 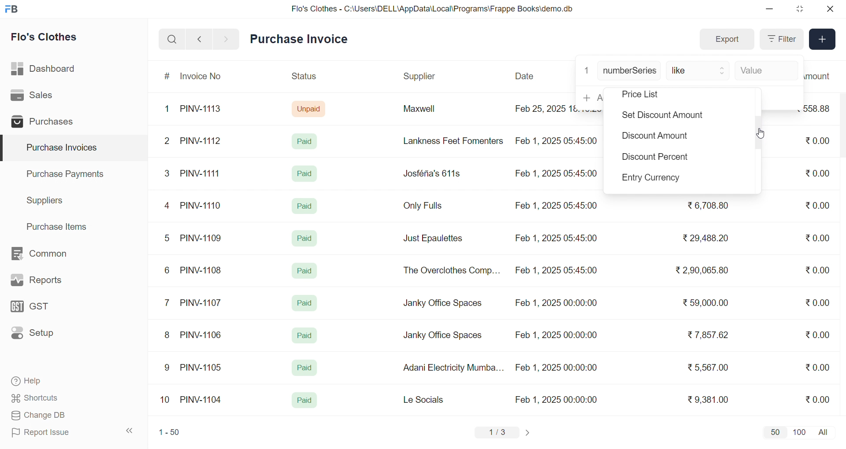 I want to click on PINV-1113, so click(x=204, y=110).